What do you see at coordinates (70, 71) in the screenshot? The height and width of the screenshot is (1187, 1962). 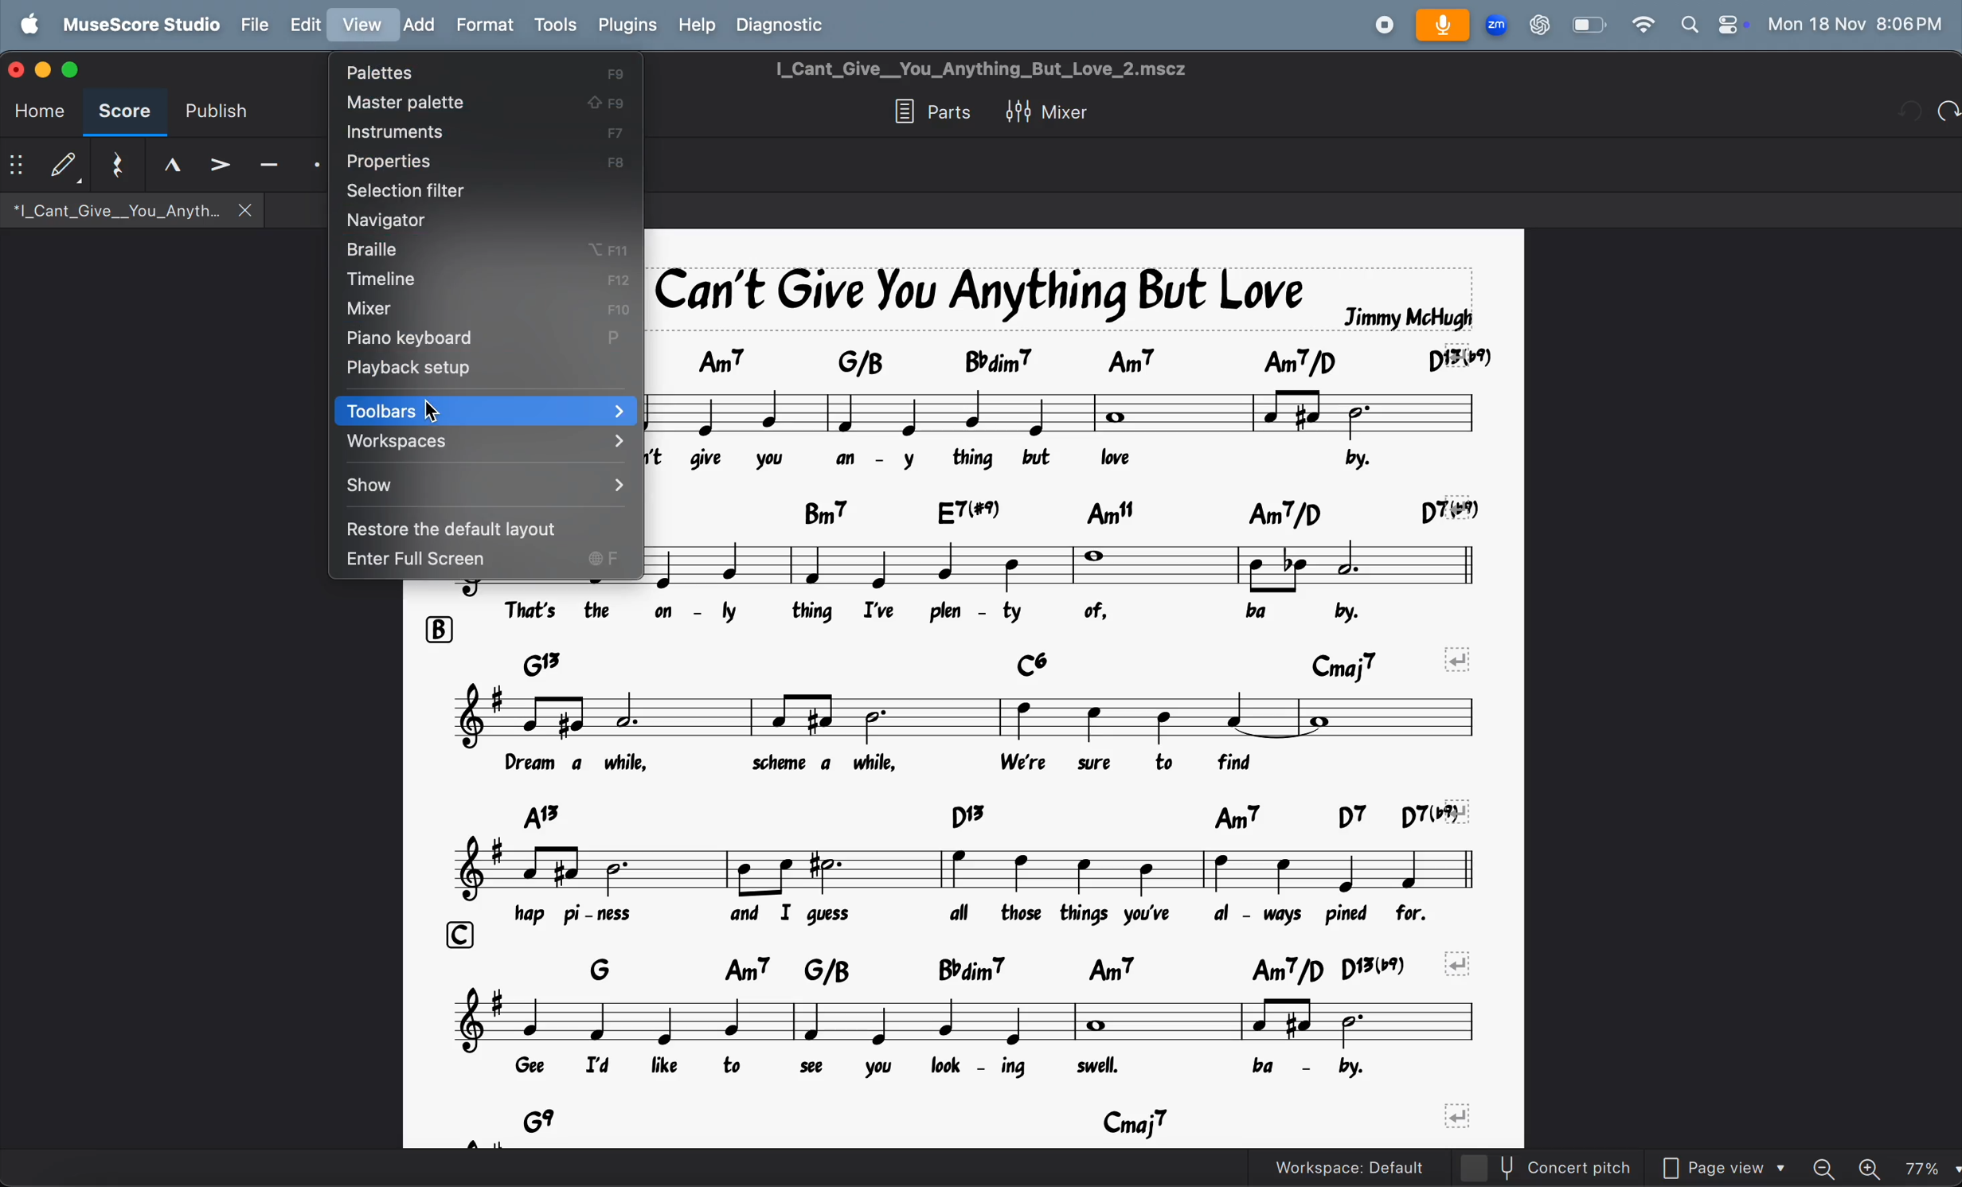 I see `score` at bounding box center [70, 71].